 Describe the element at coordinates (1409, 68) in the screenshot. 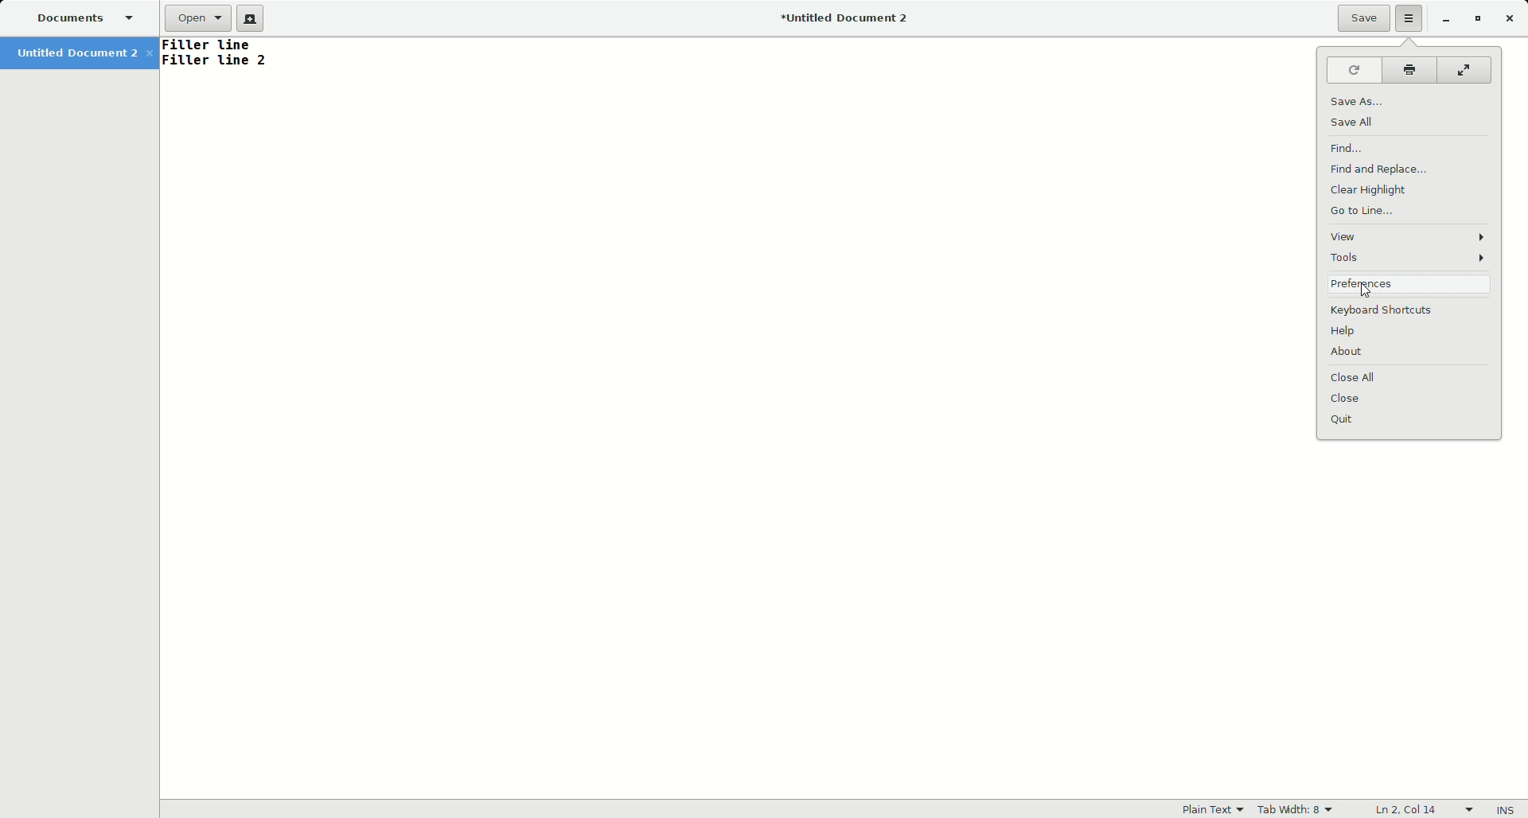

I see `Print` at that location.